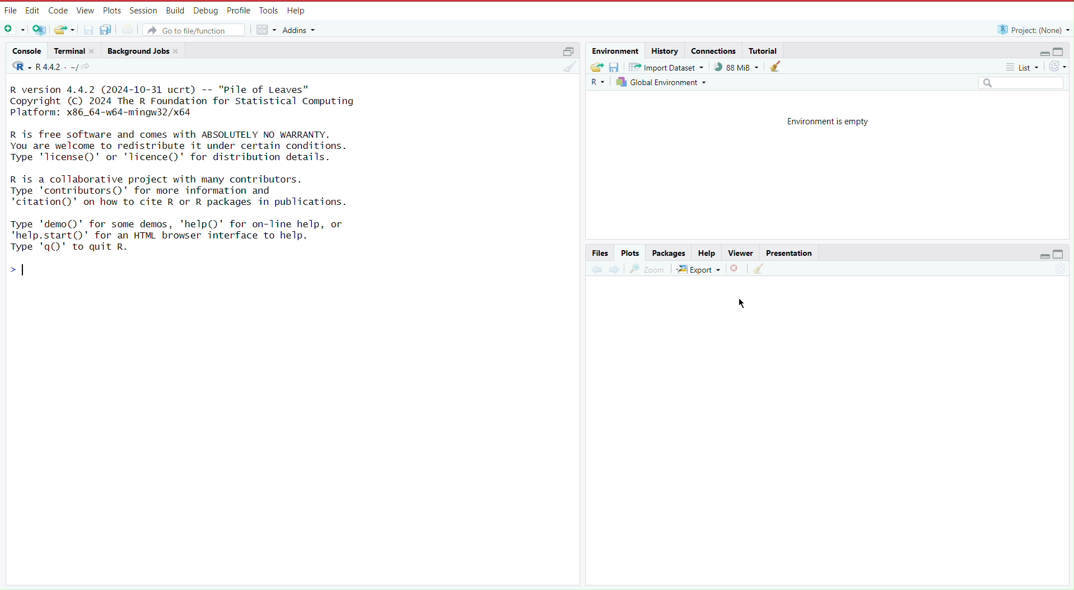  What do you see at coordinates (18, 68) in the screenshot?
I see `R` at bounding box center [18, 68].